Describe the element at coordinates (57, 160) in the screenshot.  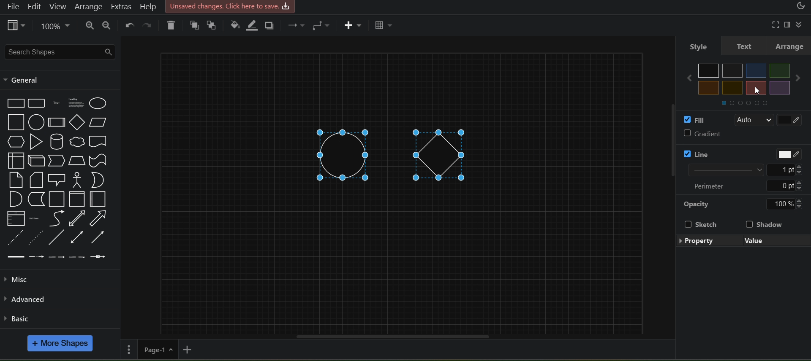
I see `Step` at that location.